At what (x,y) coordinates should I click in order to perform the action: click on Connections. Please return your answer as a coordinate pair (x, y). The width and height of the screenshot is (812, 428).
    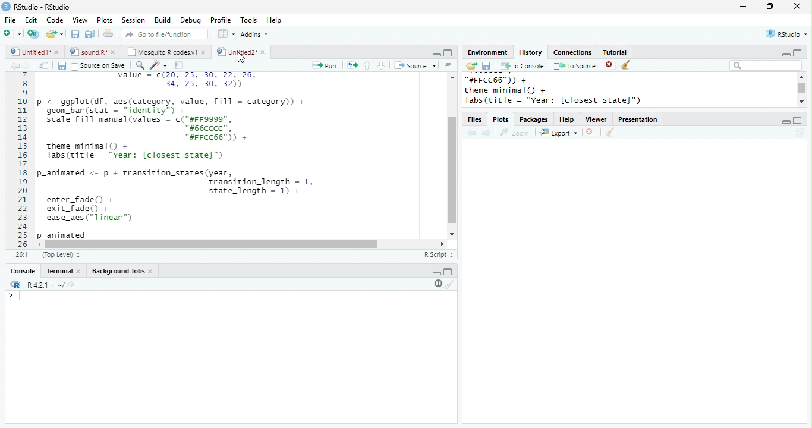
    Looking at the image, I should click on (574, 52).